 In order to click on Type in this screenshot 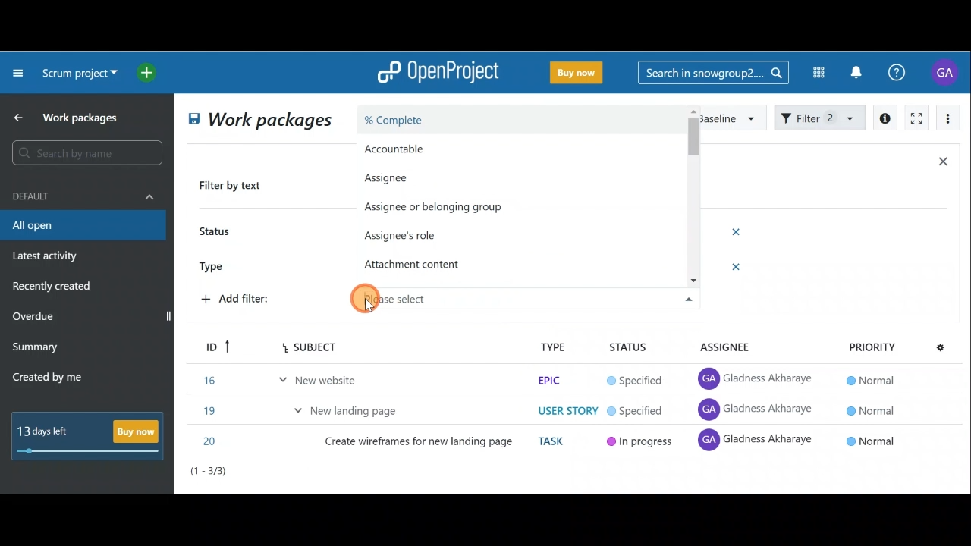, I will do `click(217, 265)`.